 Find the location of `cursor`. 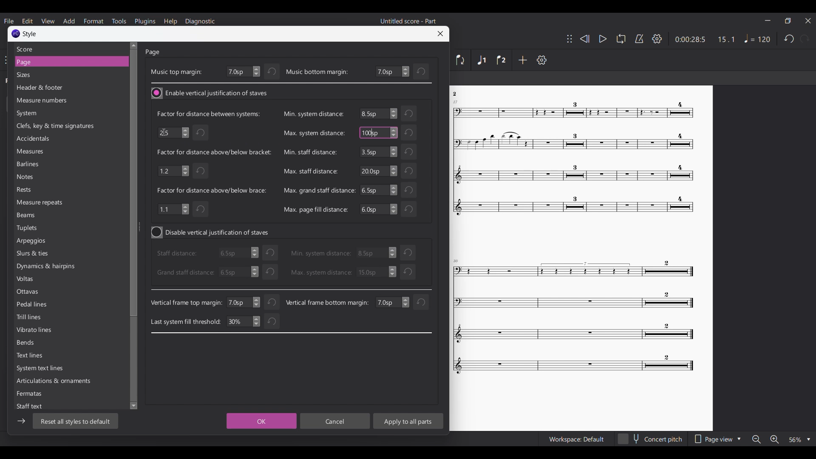

cursor is located at coordinates (369, 134).